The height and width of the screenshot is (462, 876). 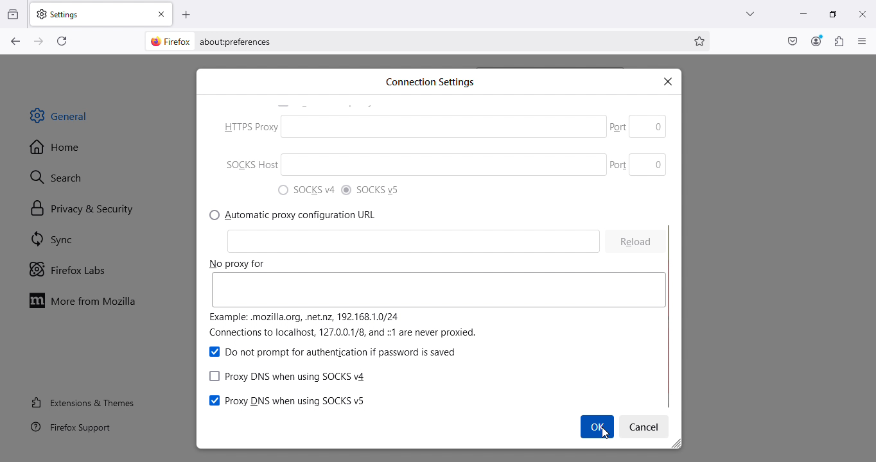 I want to click on SYnc, so click(x=57, y=241).